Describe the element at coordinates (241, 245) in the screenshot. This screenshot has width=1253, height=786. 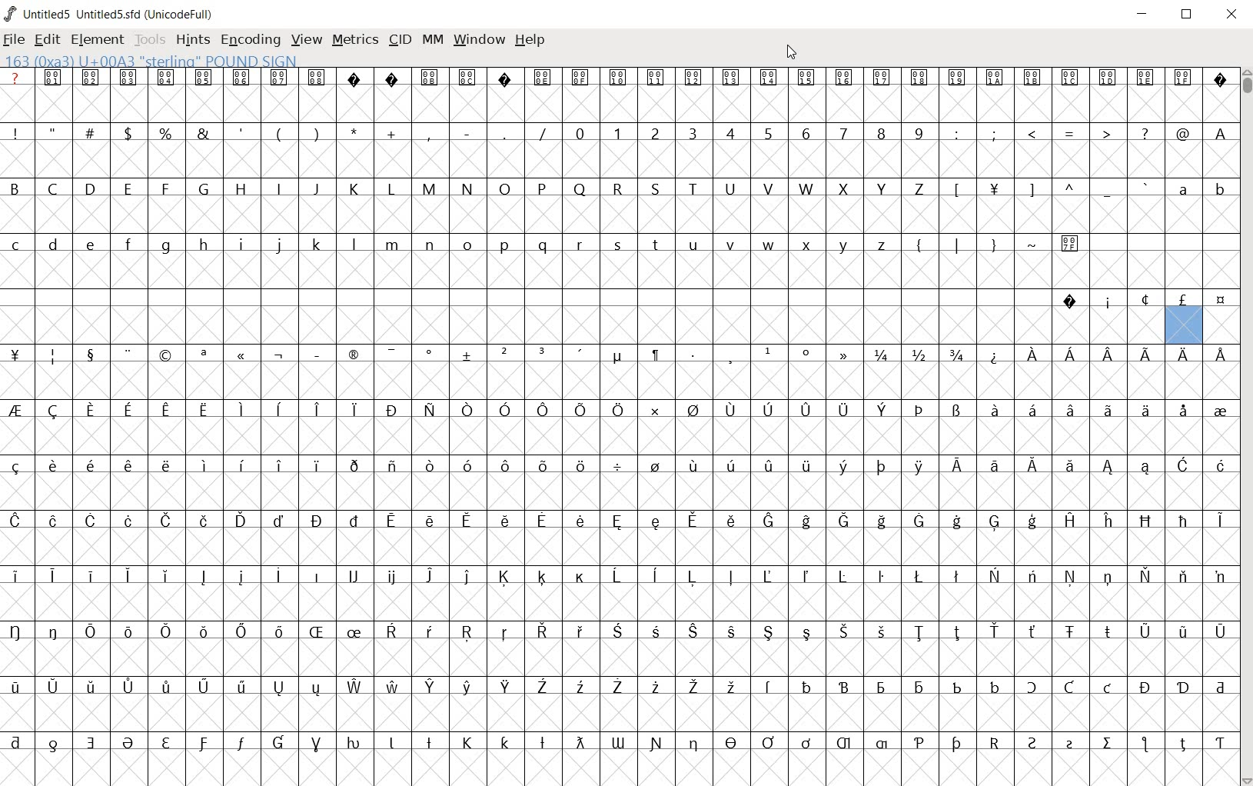
I see `i` at that location.